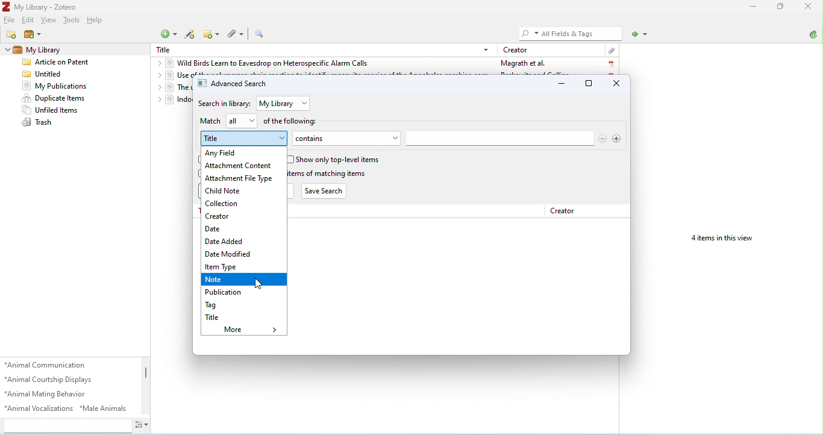  Describe the element at coordinates (233, 84) in the screenshot. I see `advanced search` at that location.